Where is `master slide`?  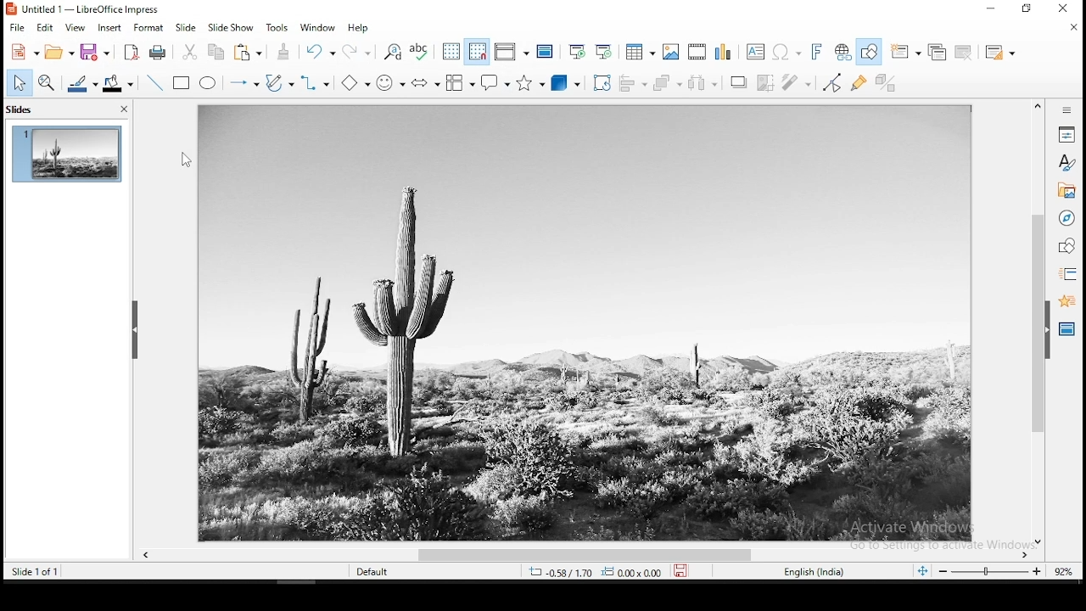 master slide is located at coordinates (546, 49).